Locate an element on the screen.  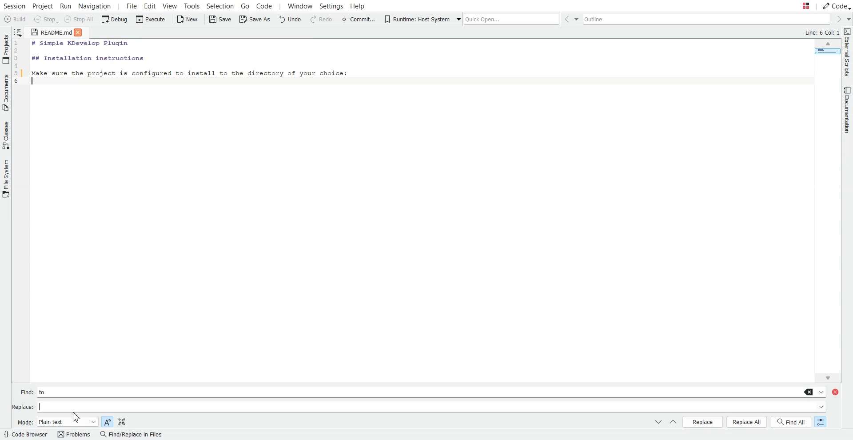
New is located at coordinates (188, 19).